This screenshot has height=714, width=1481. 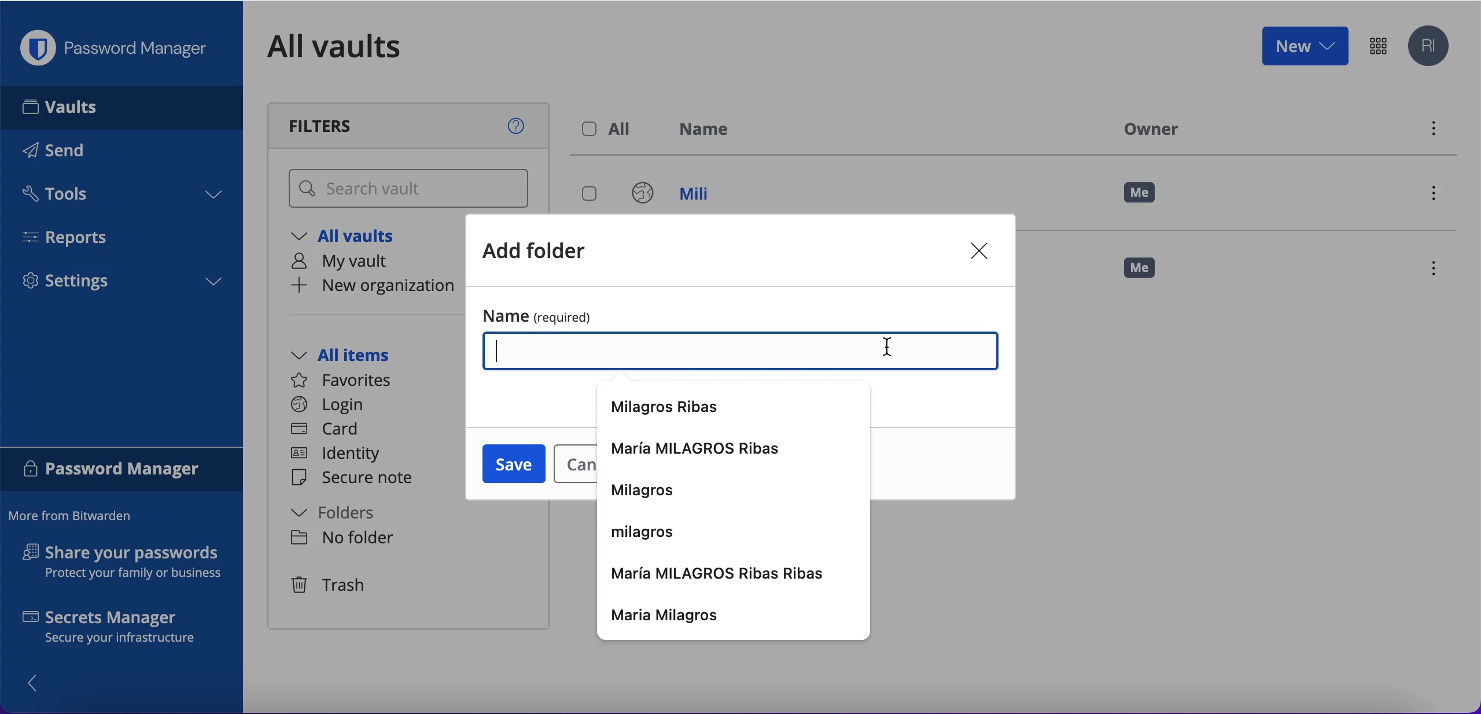 I want to click on folders, so click(x=345, y=514).